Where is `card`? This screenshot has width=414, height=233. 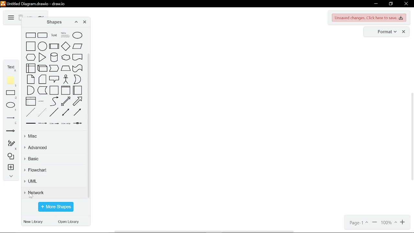
card is located at coordinates (42, 79).